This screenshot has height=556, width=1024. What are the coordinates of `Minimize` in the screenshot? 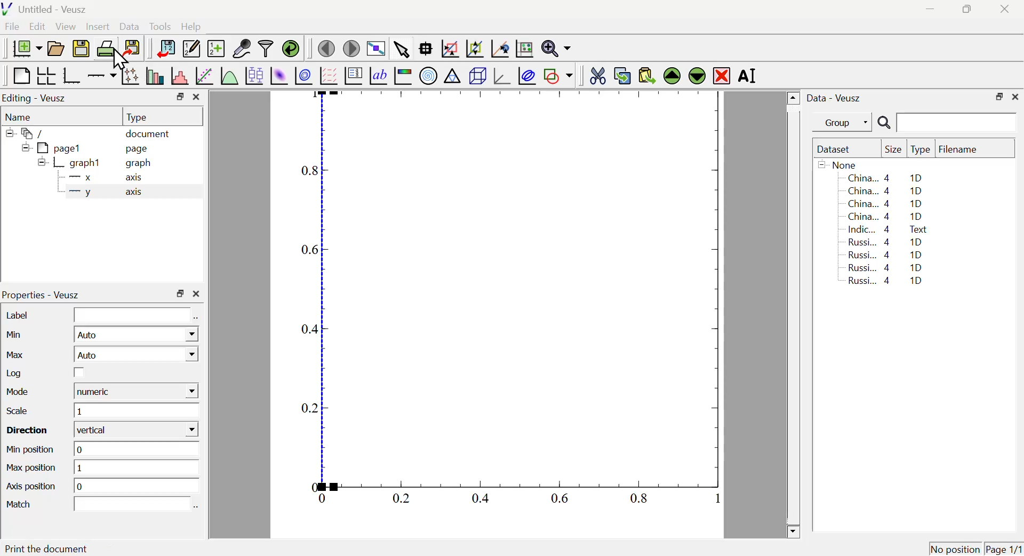 It's located at (930, 10).